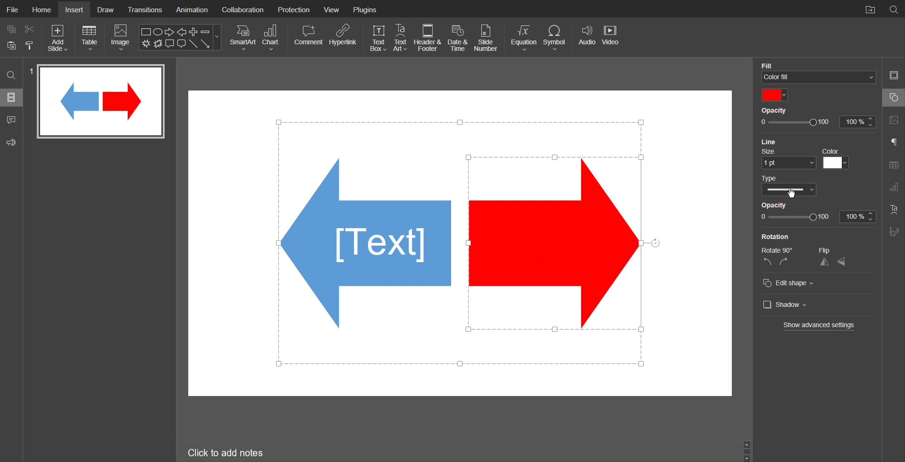 This screenshot has height=462, width=905. What do you see at coordinates (10, 28) in the screenshot?
I see `copy` at bounding box center [10, 28].